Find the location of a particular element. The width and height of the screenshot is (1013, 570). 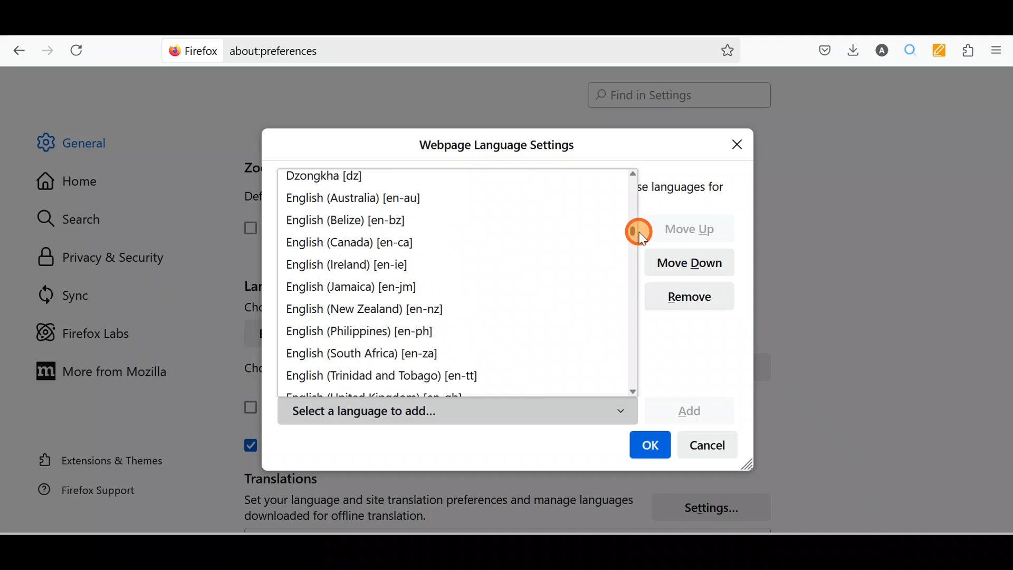

Downloads is located at coordinates (850, 50).